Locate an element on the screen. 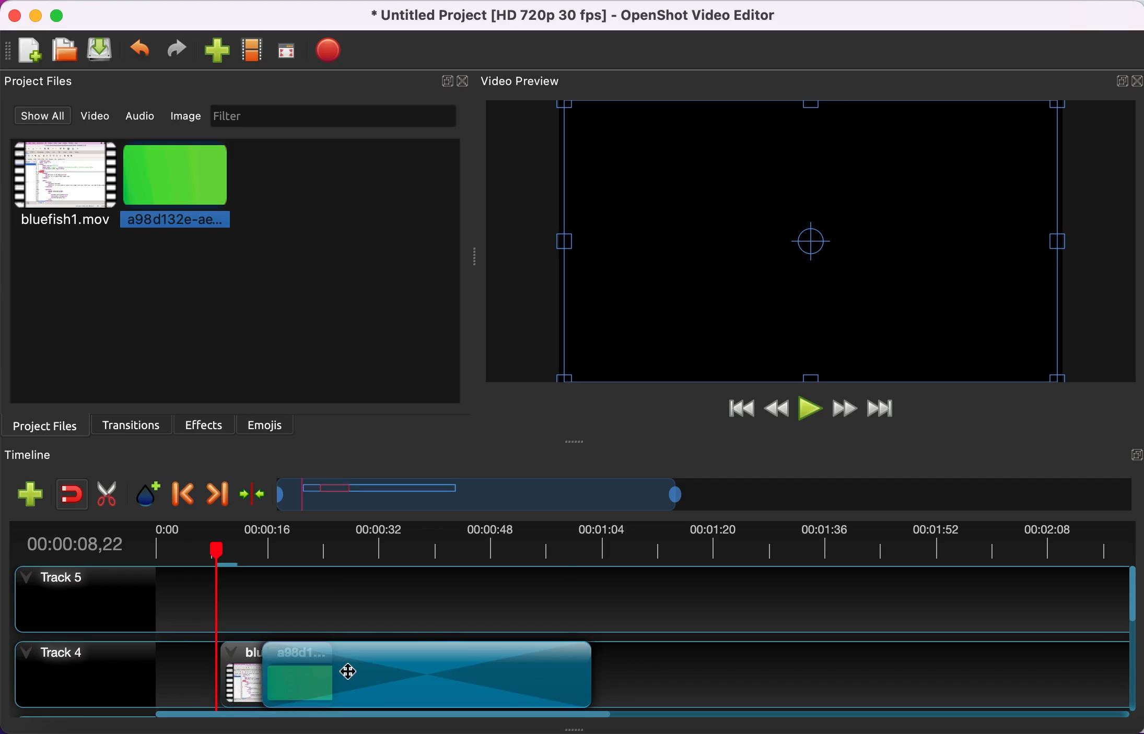  video is located at coordinates (62, 187).